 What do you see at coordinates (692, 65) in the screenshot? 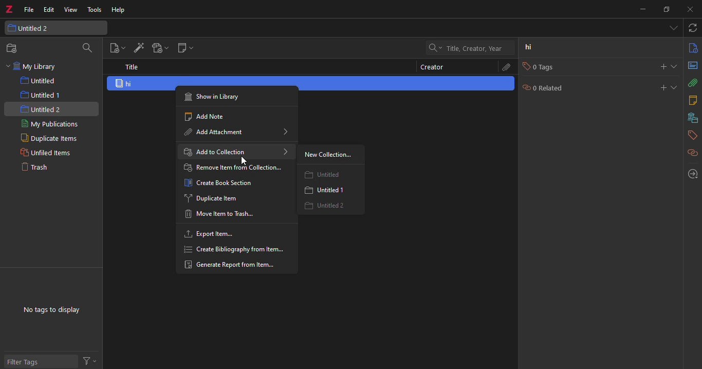
I see `abstract` at bounding box center [692, 65].